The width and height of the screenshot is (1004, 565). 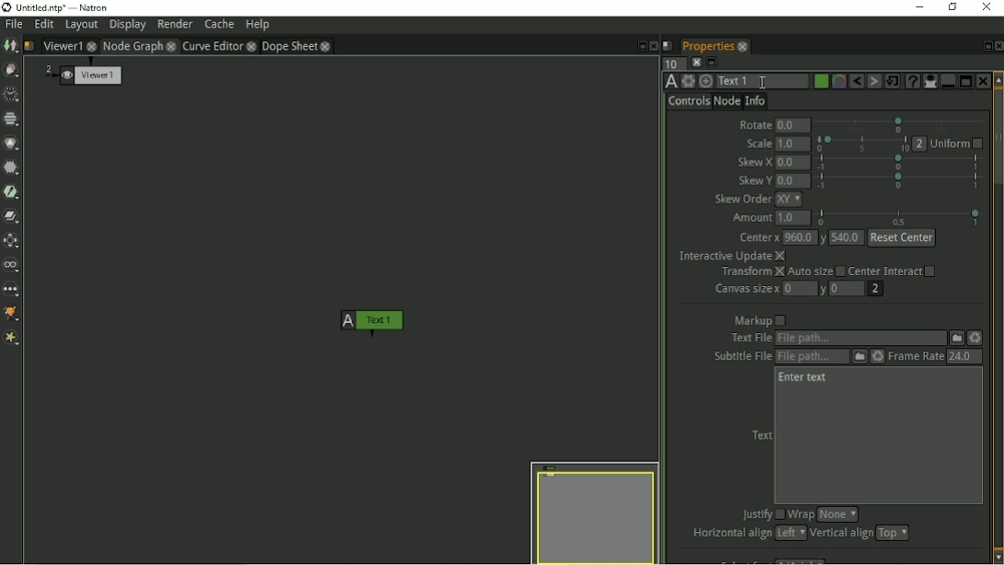 What do you see at coordinates (252, 46) in the screenshot?
I see `close` at bounding box center [252, 46].